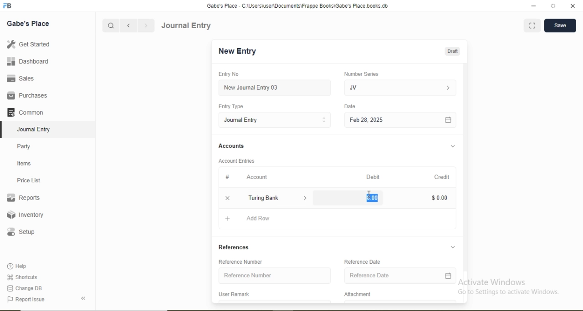 Image resolution: width=583 pixels, height=311 pixels. I want to click on Turing Bank, so click(265, 197).